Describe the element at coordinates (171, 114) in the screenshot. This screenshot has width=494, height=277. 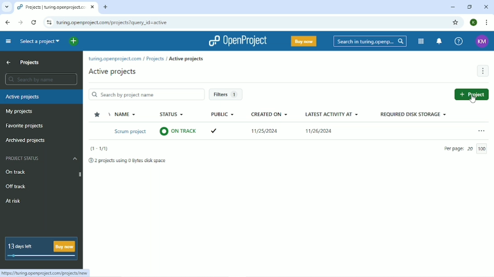
I see `Status` at that location.